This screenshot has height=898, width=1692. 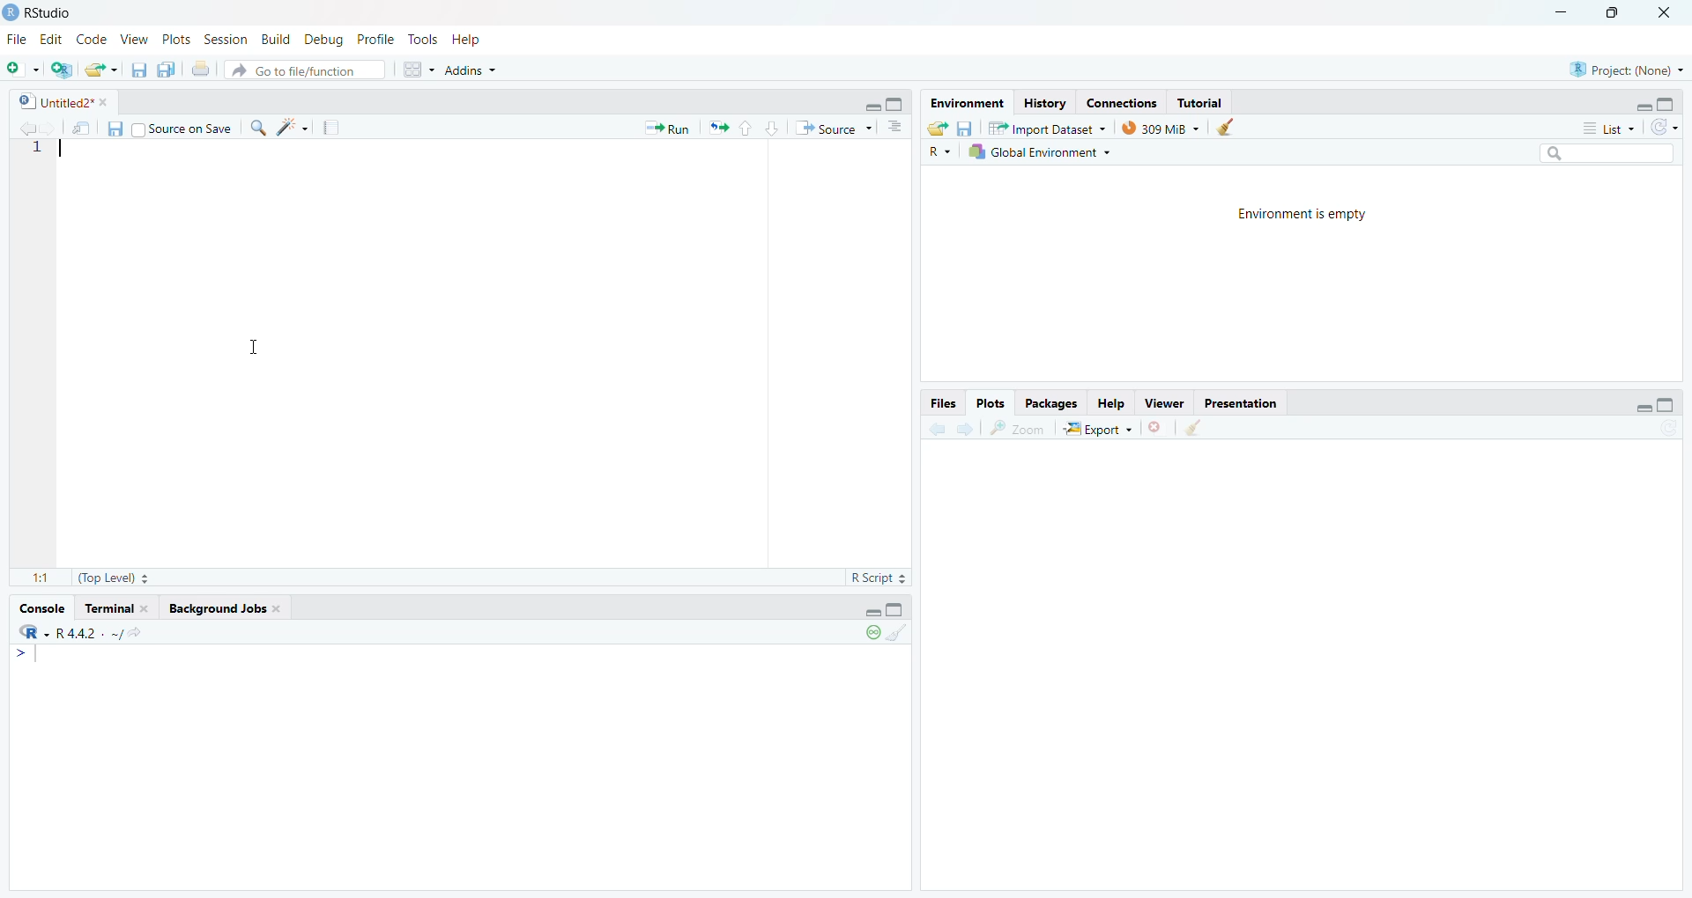 What do you see at coordinates (1671, 13) in the screenshot?
I see `close` at bounding box center [1671, 13].